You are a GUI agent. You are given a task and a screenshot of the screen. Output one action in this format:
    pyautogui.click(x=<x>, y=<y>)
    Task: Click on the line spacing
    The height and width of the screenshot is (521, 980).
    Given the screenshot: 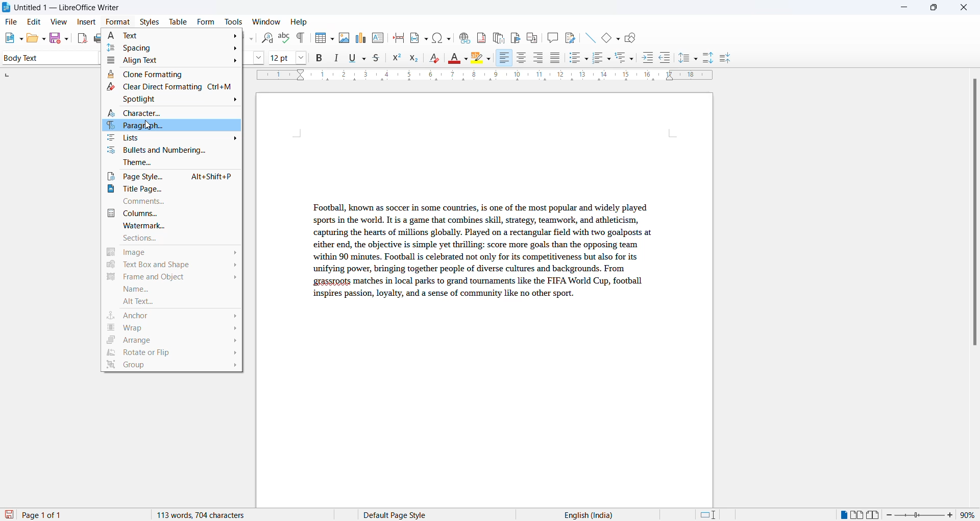 What is the action you would take?
    pyautogui.click(x=690, y=58)
    